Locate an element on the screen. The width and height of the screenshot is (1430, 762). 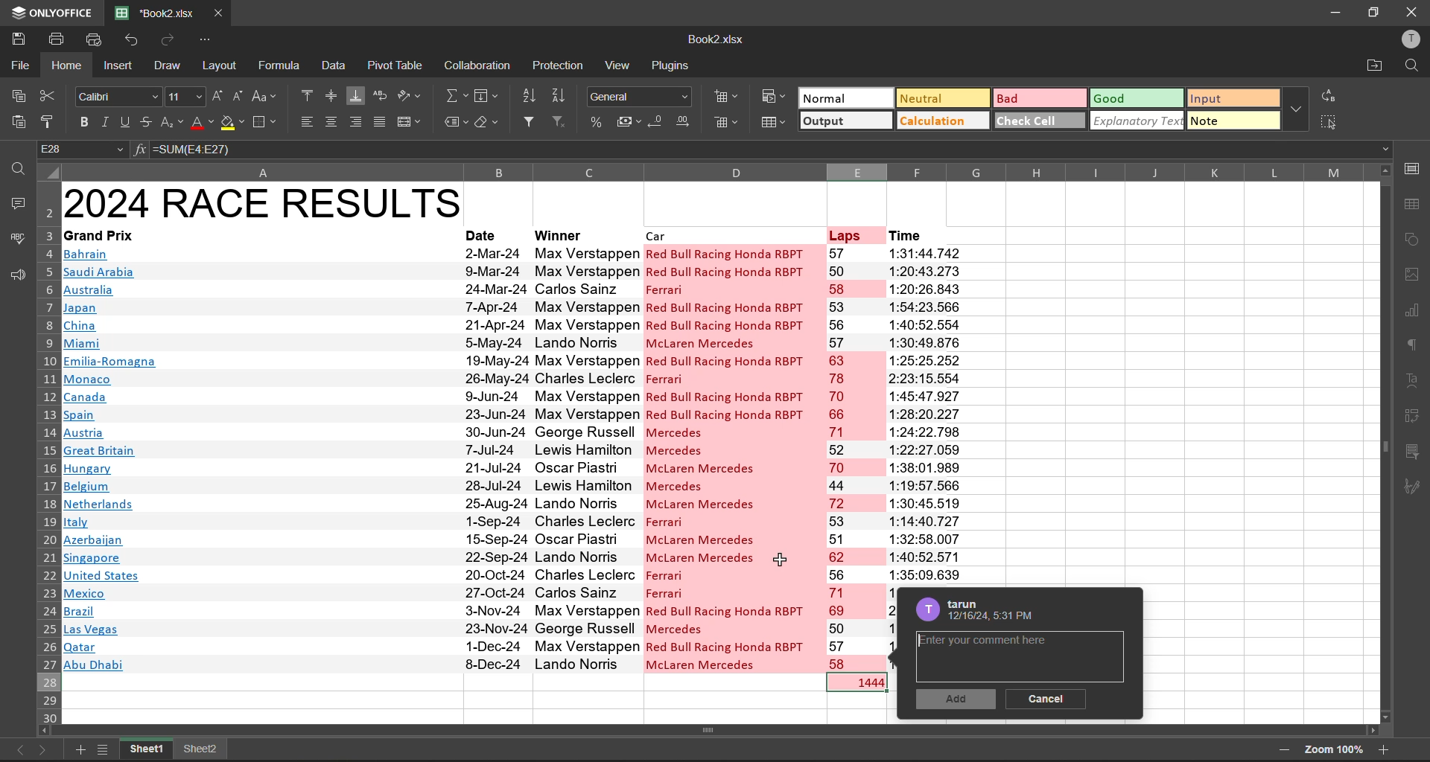
copy is located at coordinates (16, 93).